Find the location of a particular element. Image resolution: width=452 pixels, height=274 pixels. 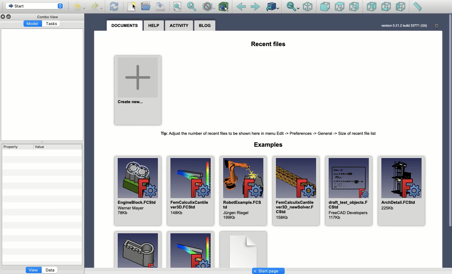

Help is located at coordinates (153, 25).